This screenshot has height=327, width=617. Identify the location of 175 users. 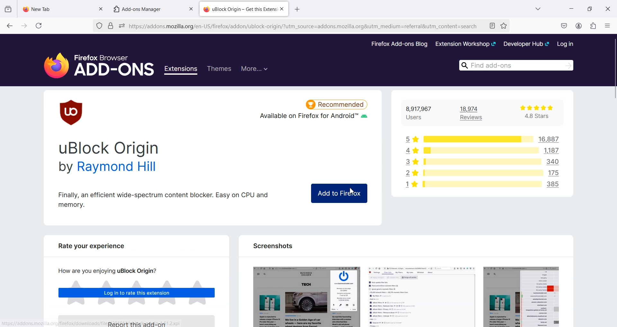
(556, 172).